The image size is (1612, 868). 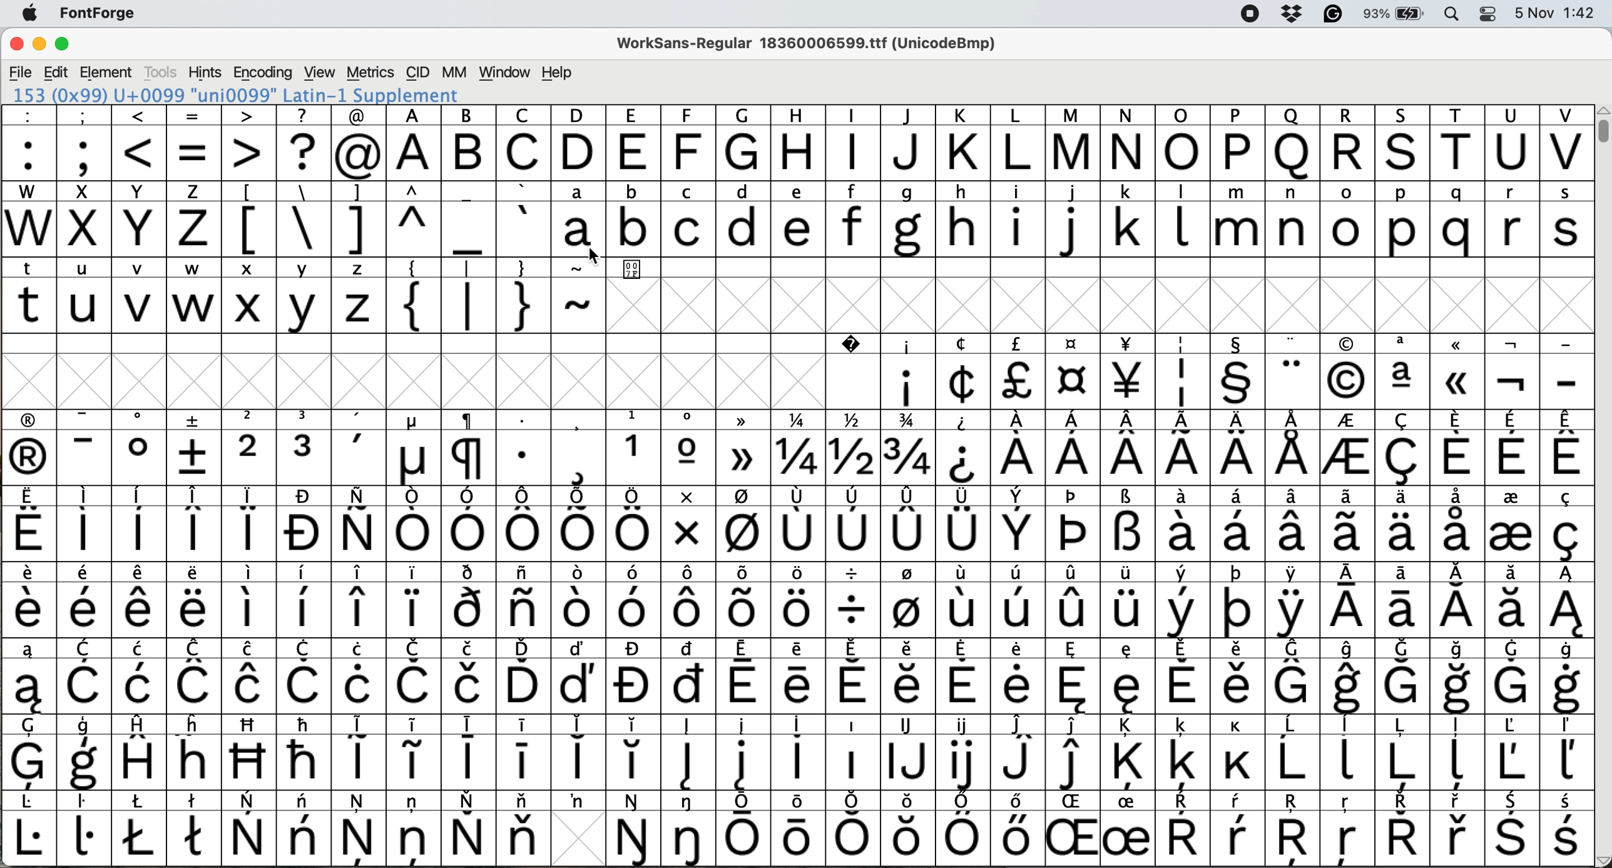 What do you see at coordinates (196, 827) in the screenshot?
I see `symbol` at bounding box center [196, 827].